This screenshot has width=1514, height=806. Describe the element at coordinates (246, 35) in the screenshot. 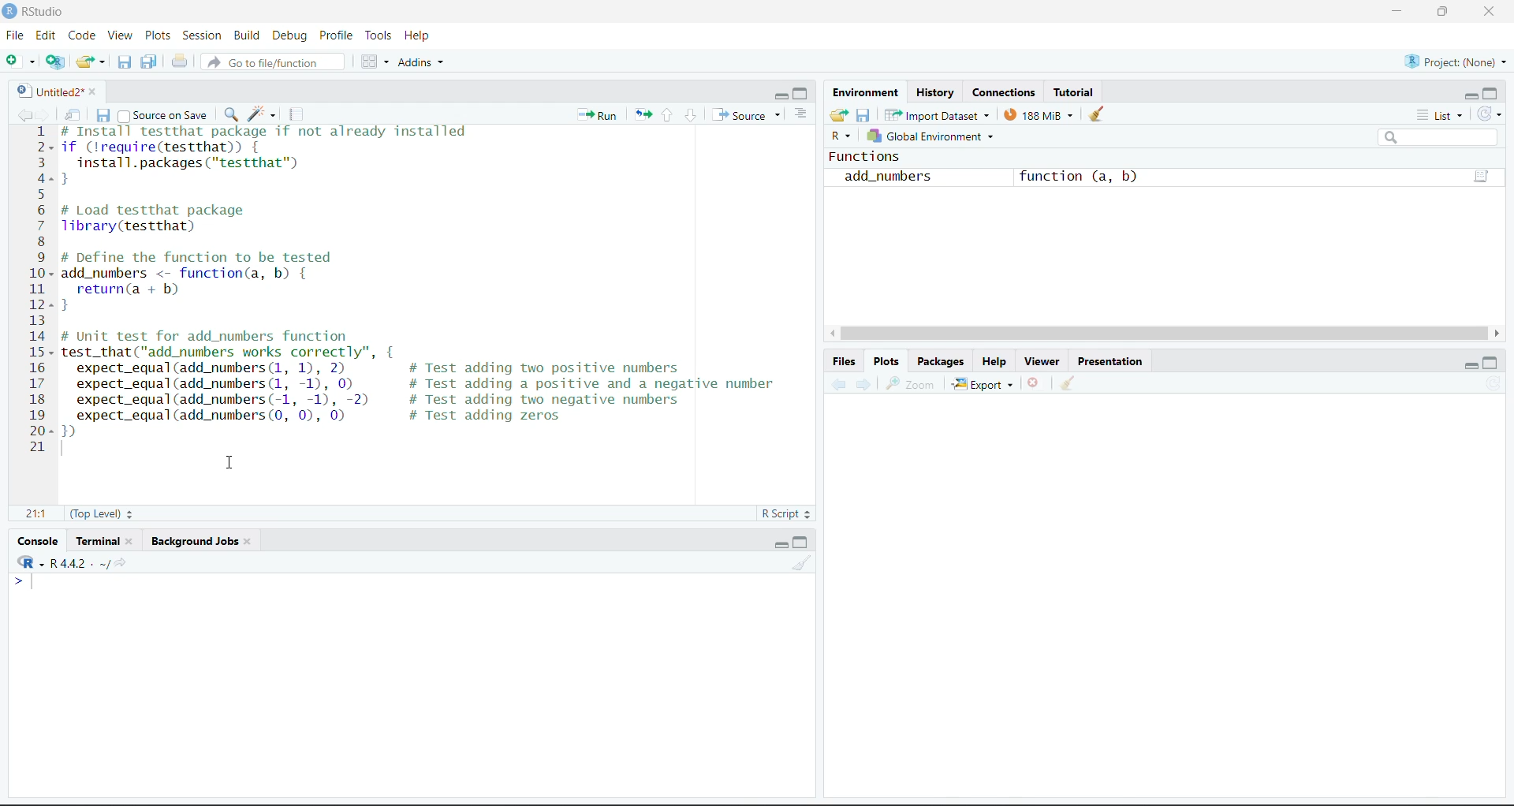

I see `Build` at that location.